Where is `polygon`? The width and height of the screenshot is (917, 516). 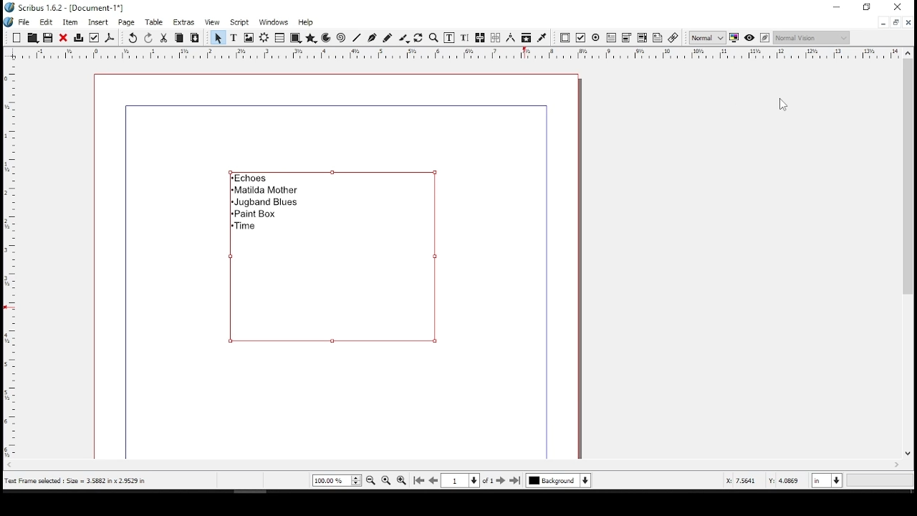
polygon is located at coordinates (312, 39).